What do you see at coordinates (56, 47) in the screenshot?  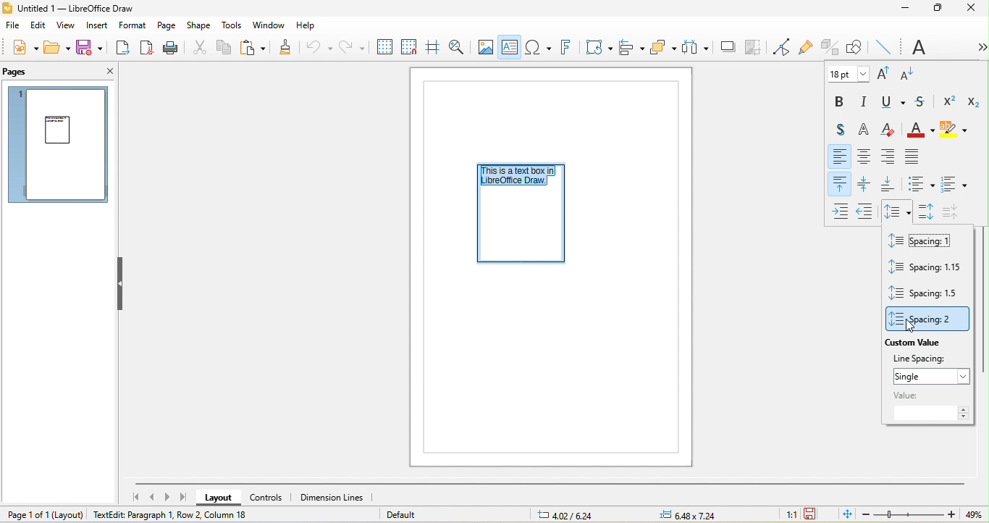 I see `open` at bounding box center [56, 47].